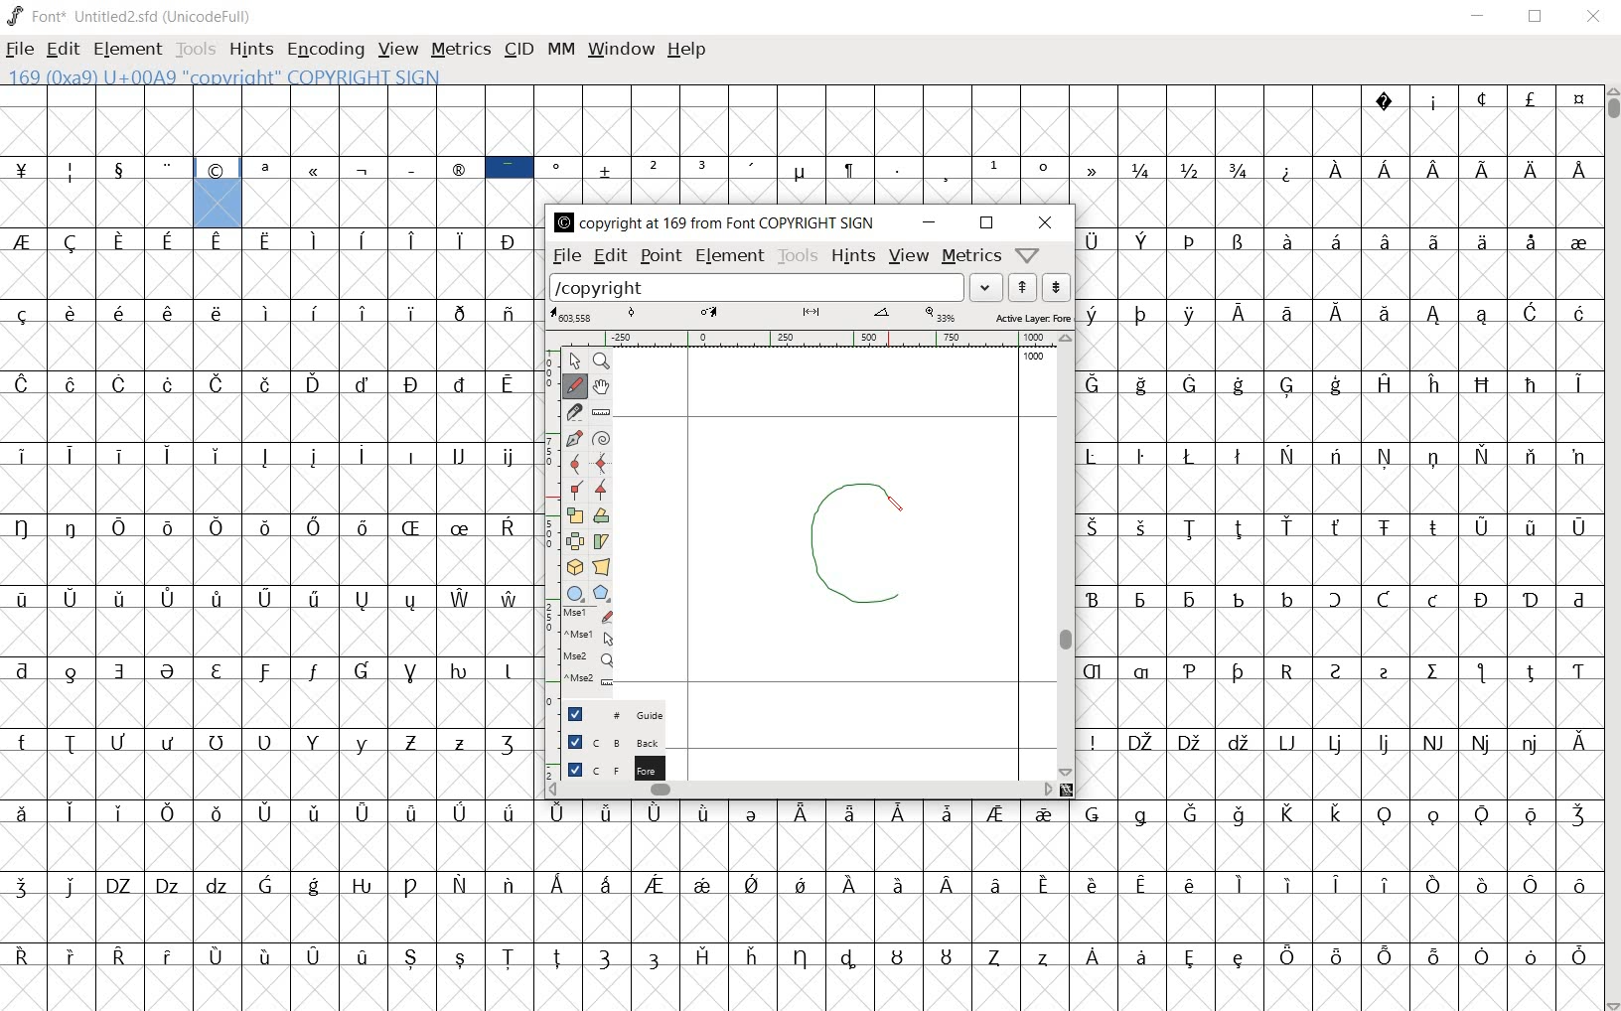  Describe the element at coordinates (607, 714) in the screenshot. I see `Guide` at that location.